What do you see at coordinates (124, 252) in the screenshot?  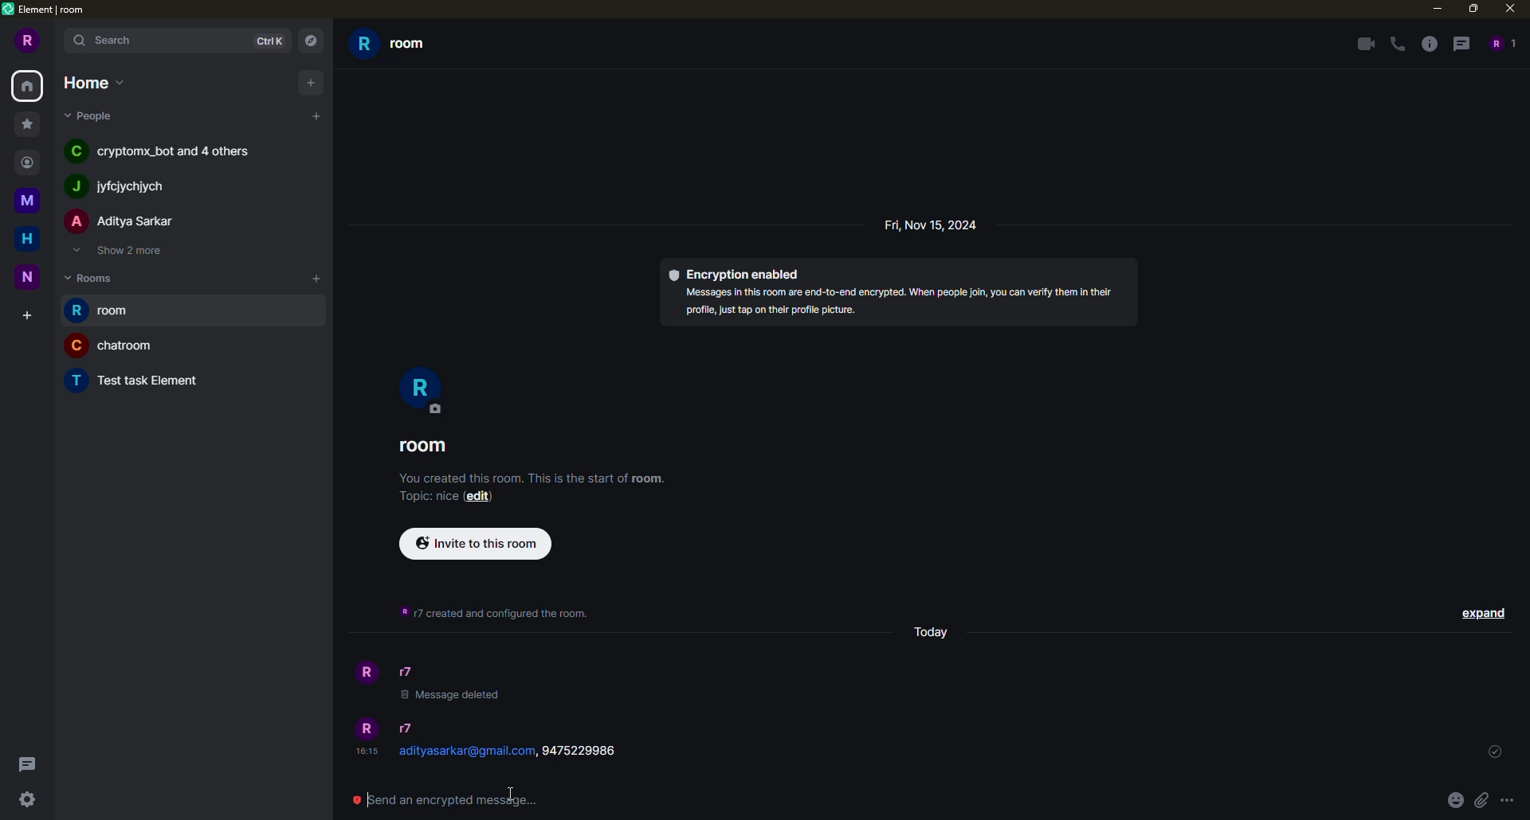 I see `show 2 more` at bounding box center [124, 252].